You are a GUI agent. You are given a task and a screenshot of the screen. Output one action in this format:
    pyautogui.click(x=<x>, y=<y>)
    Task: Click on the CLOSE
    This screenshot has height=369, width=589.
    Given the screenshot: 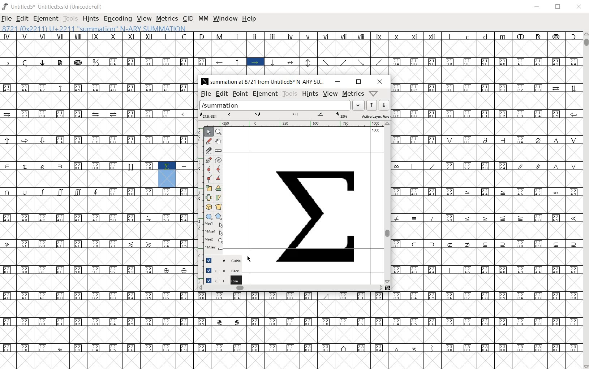 What is the action you would take?
    pyautogui.click(x=579, y=7)
    